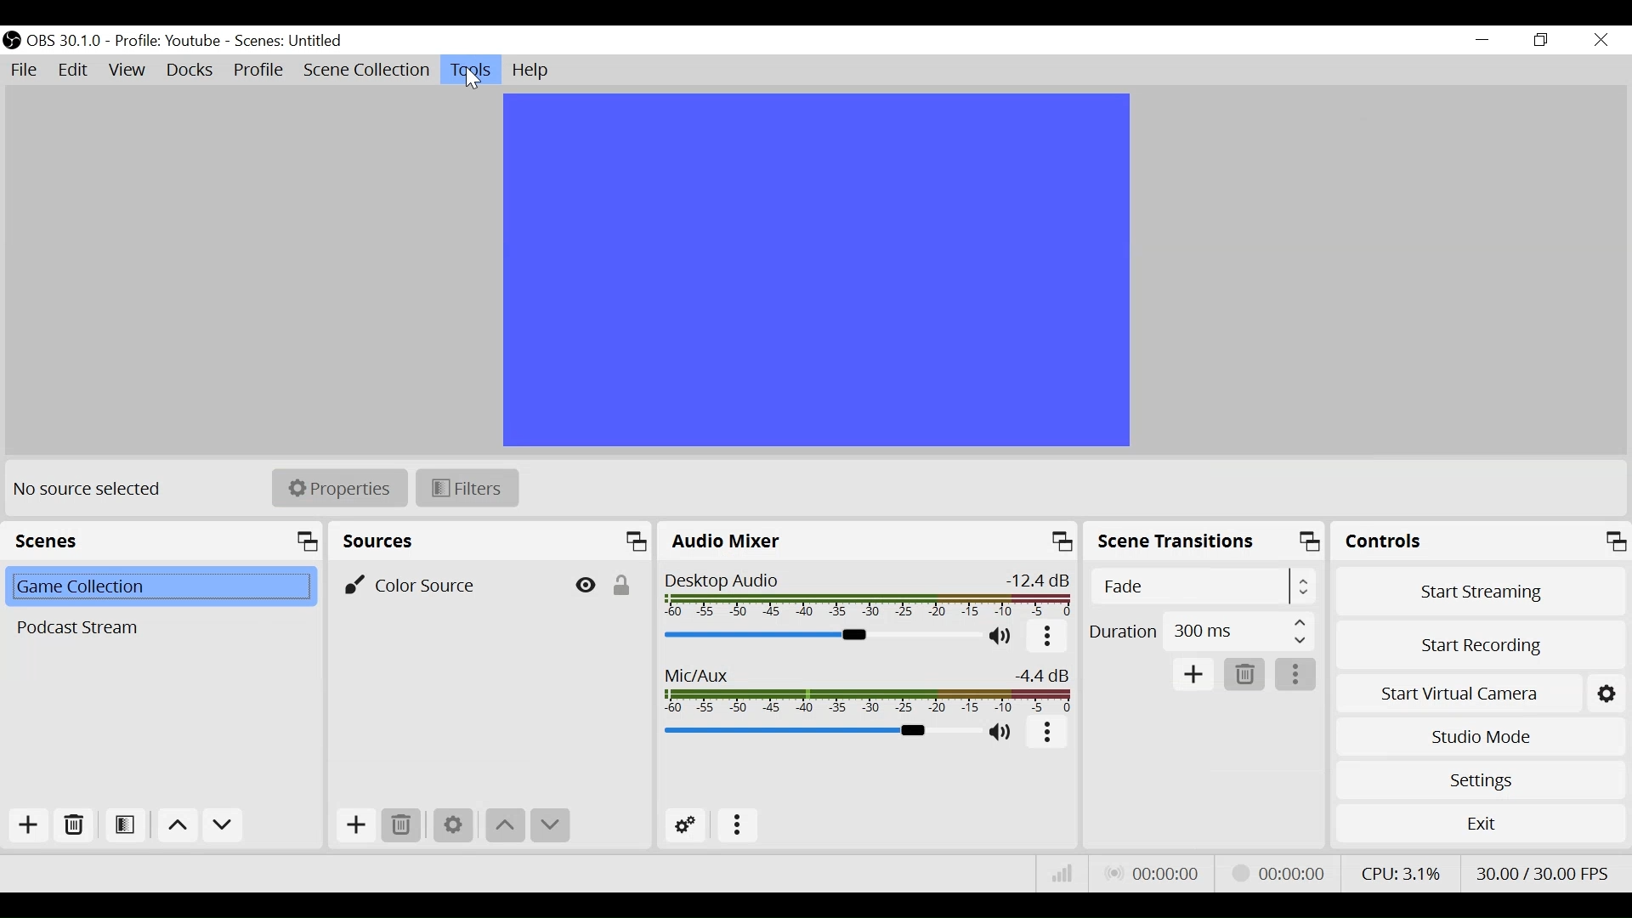 The image size is (1632, 918). What do you see at coordinates (819, 636) in the screenshot?
I see `Audio Mixer Slider` at bounding box center [819, 636].